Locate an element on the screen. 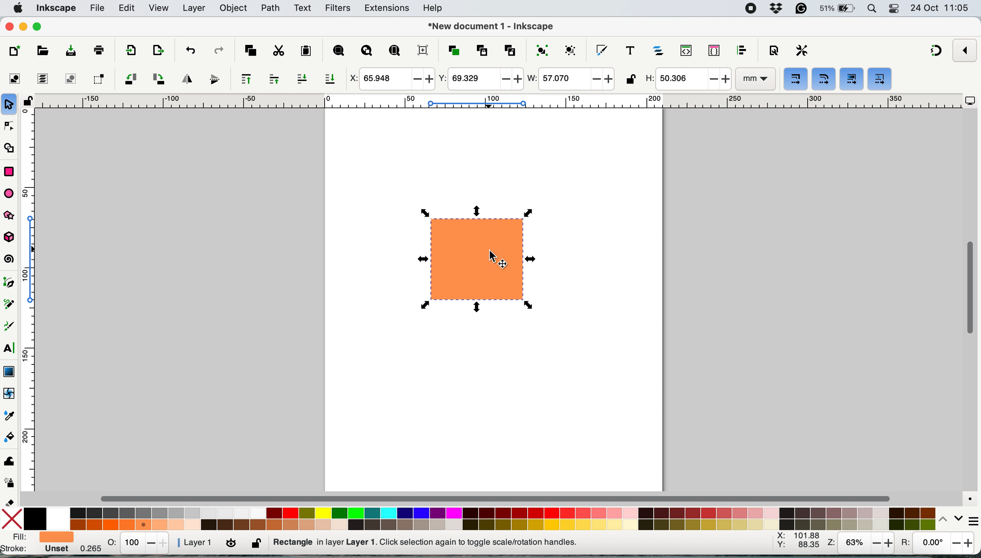  xy coordinates is located at coordinates (798, 543).